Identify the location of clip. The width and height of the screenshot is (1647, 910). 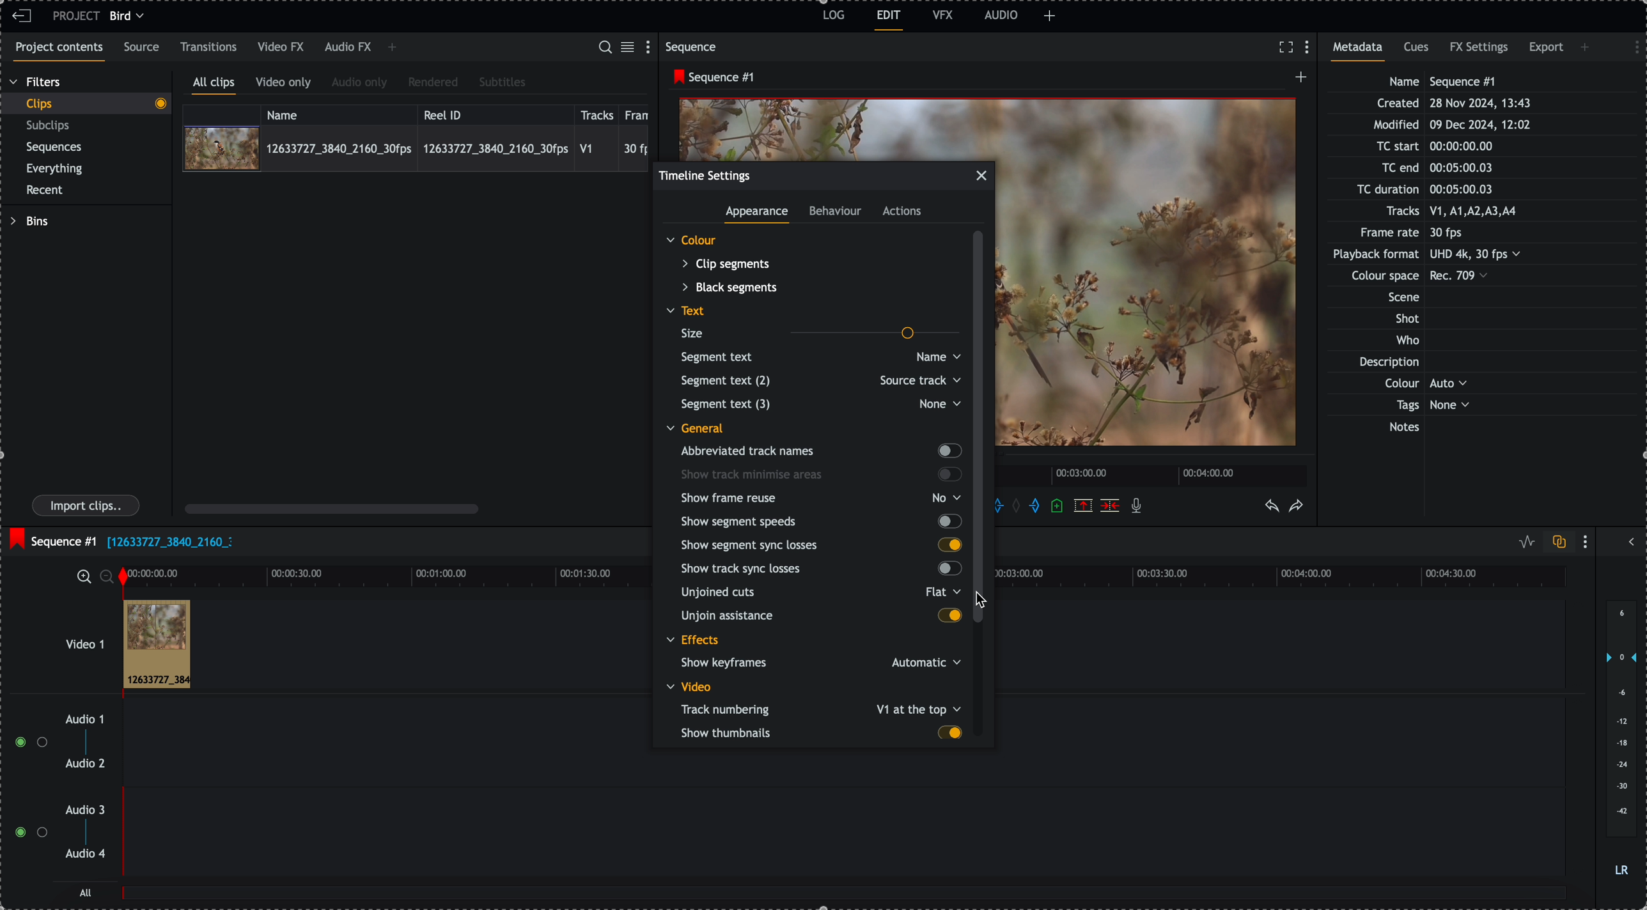
(157, 645).